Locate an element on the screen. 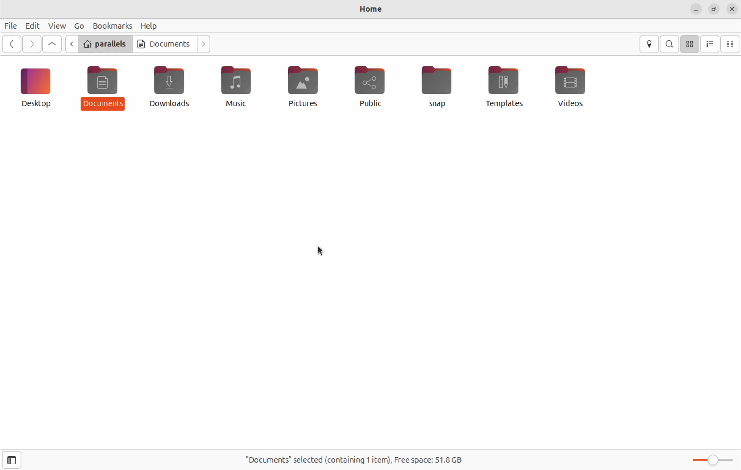  templates is located at coordinates (501, 88).